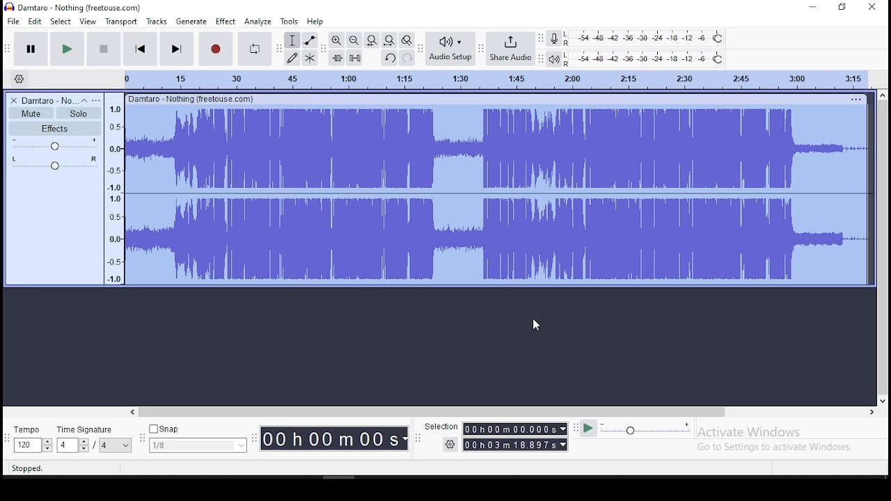 This screenshot has height=501, width=891. I want to click on stop, so click(105, 49).